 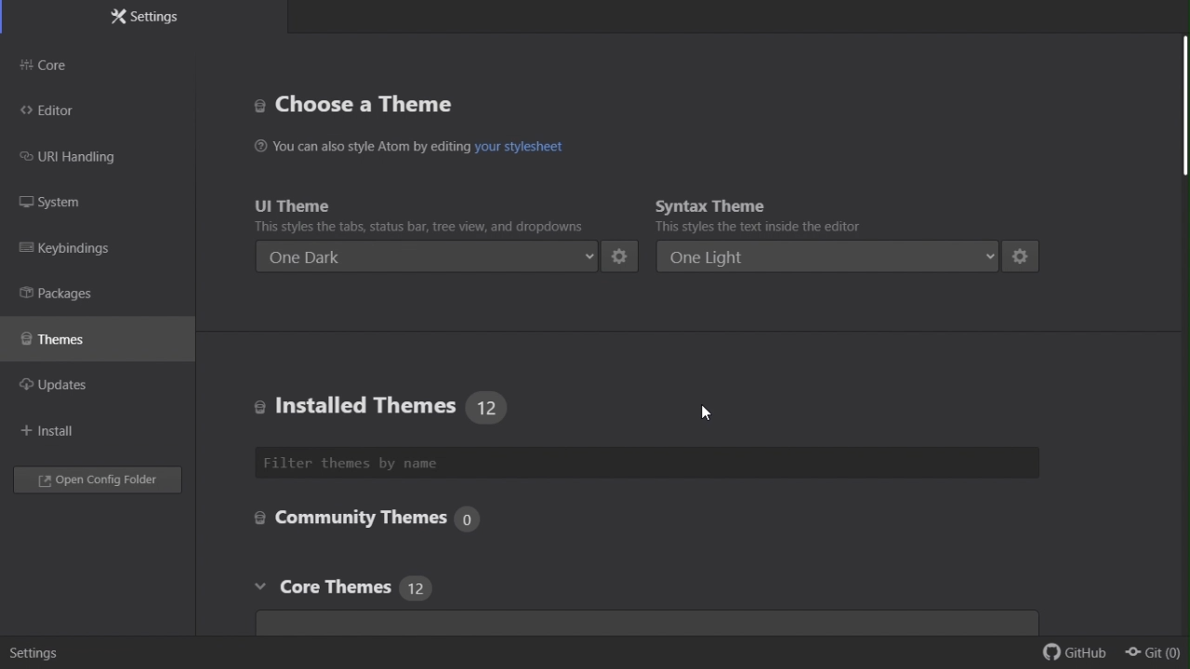 What do you see at coordinates (1182, 105) in the screenshot?
I see `scroll bar` at bounding box center [1182, 105].